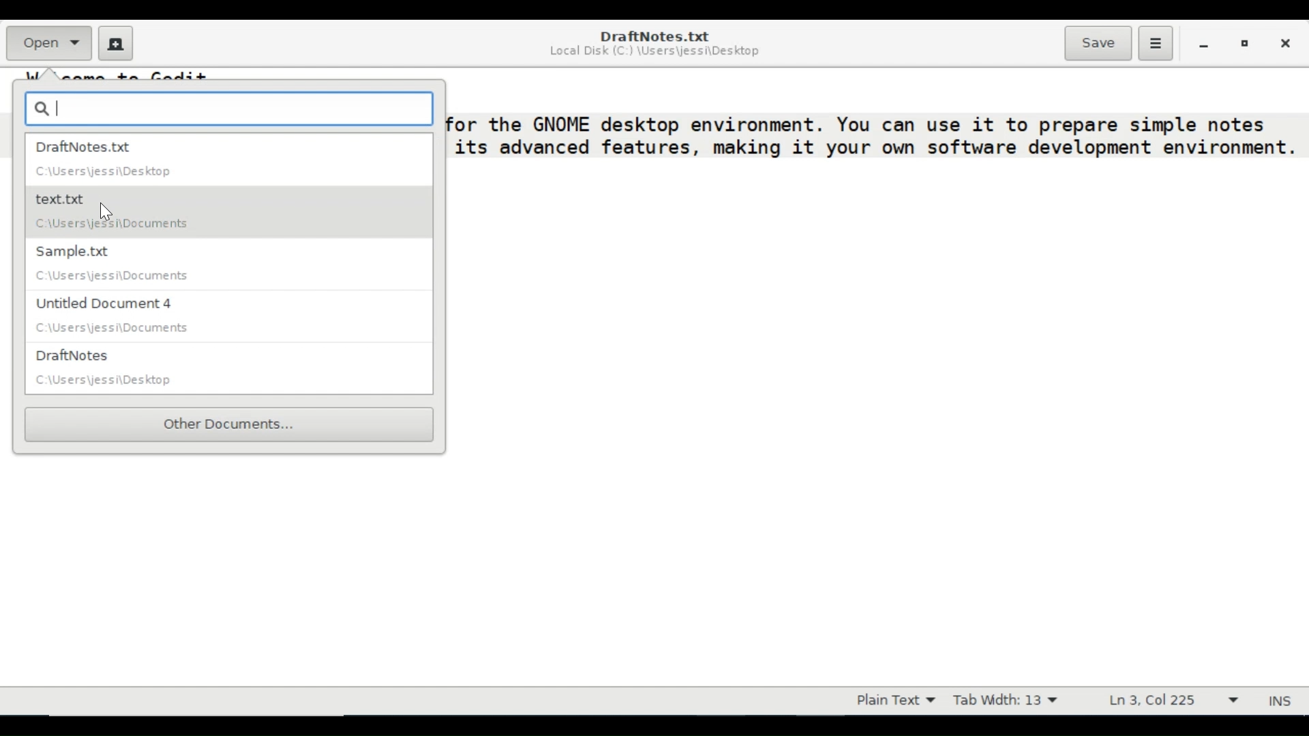 The image size is (1309, 736). I want to click on Enter document name, so click(230, 107).